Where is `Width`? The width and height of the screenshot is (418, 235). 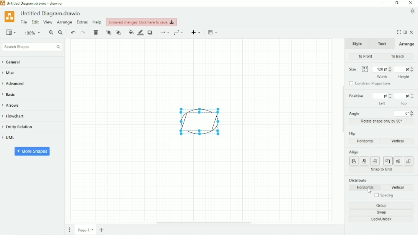
Width is located at coordinates (382, 72).